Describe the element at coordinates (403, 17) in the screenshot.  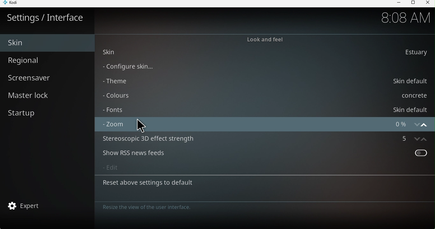
I see `time` at that location.